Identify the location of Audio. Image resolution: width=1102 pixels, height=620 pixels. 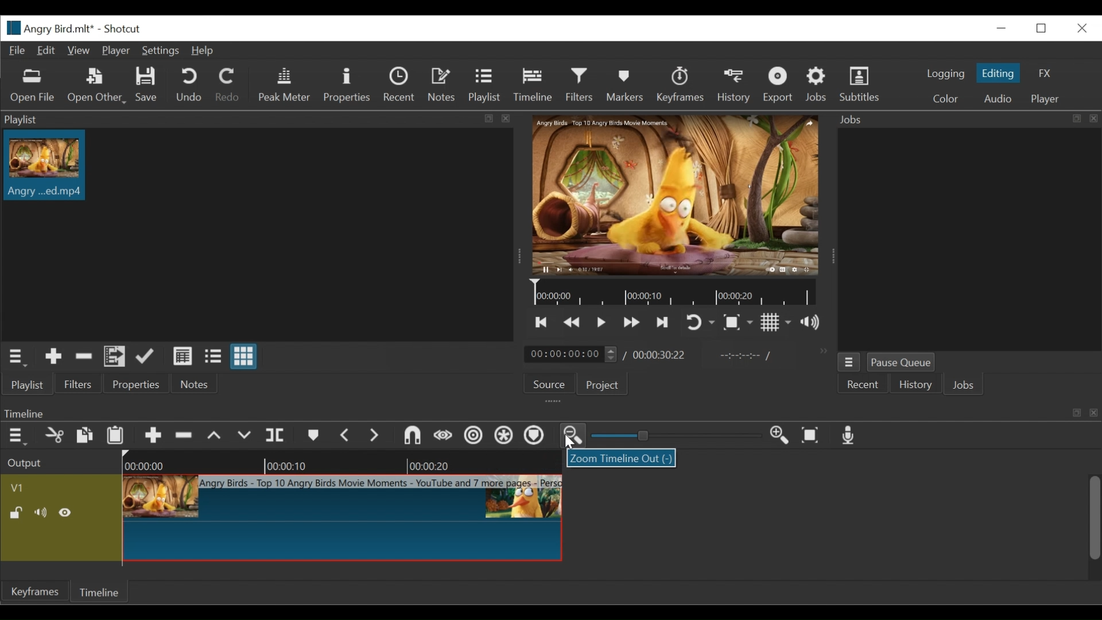
(1001, 98).